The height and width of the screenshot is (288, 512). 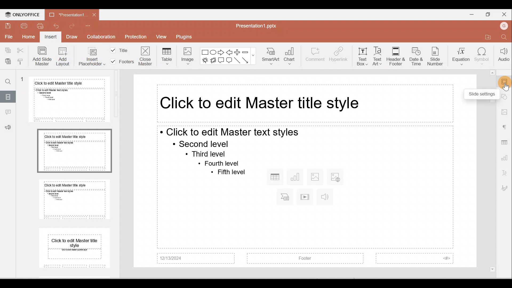 What do you see at coordinates (395, 56) in the screenshot?
I see `Header & footer` at bounding box center [395, 56].